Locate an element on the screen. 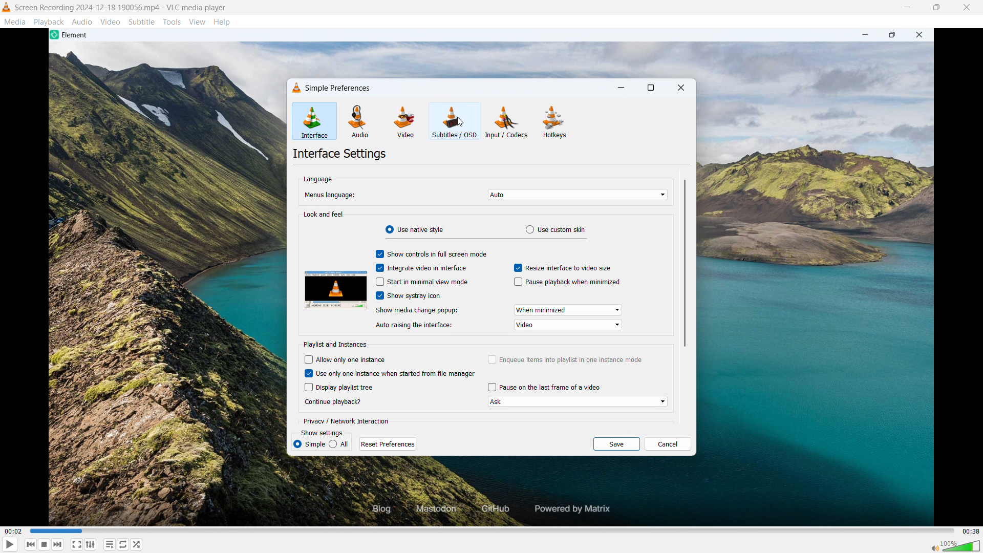  toggle between loop all, loop one & no loop is located at coordinates (123, 544).